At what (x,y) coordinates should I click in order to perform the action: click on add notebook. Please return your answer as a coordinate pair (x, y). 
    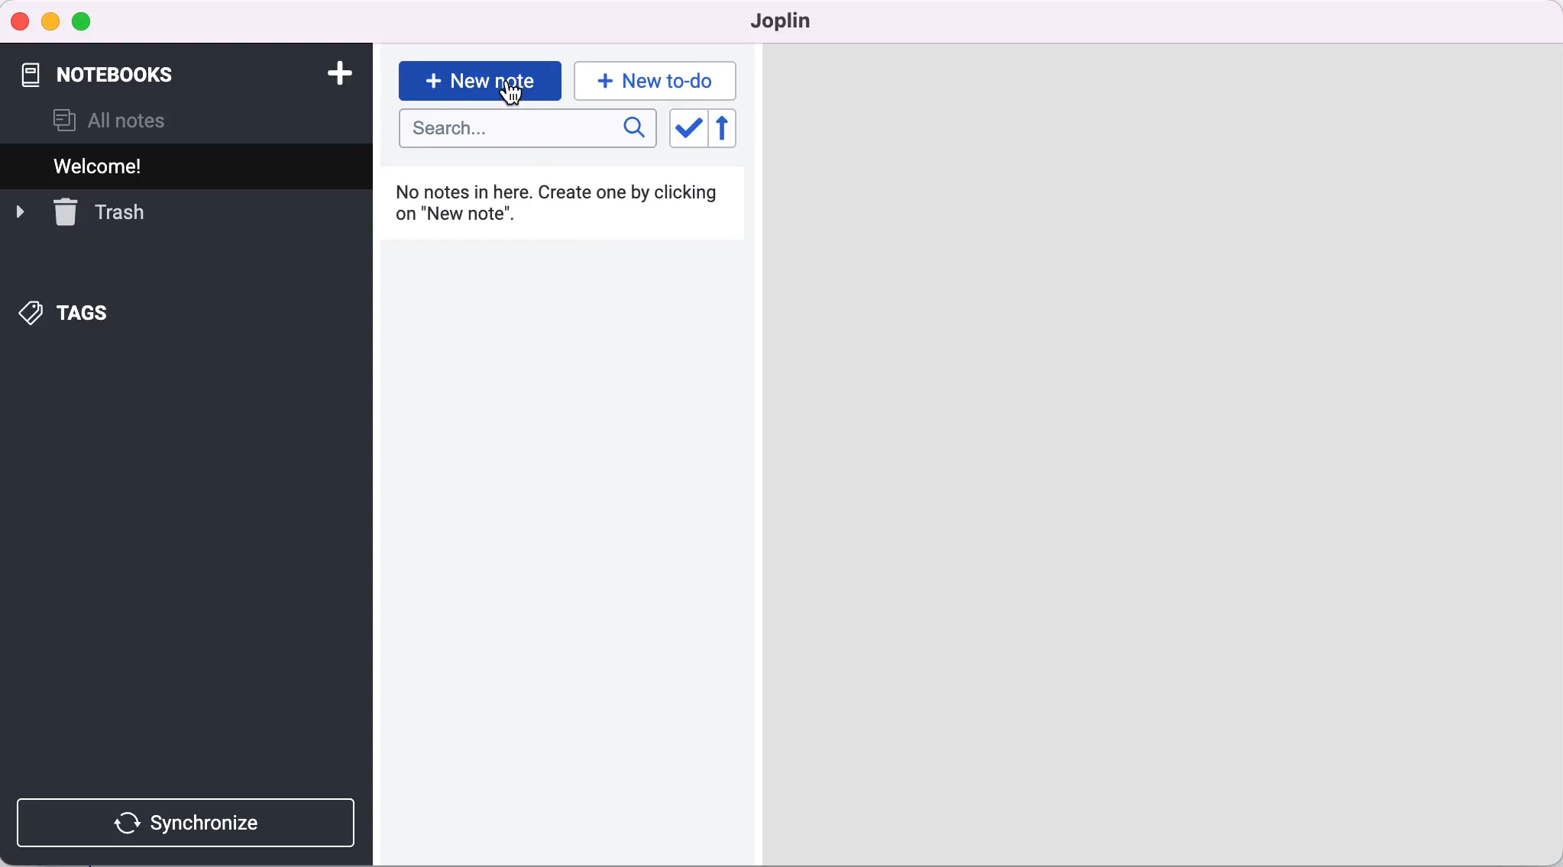
    Looking at the image, I should click on (336, 72).